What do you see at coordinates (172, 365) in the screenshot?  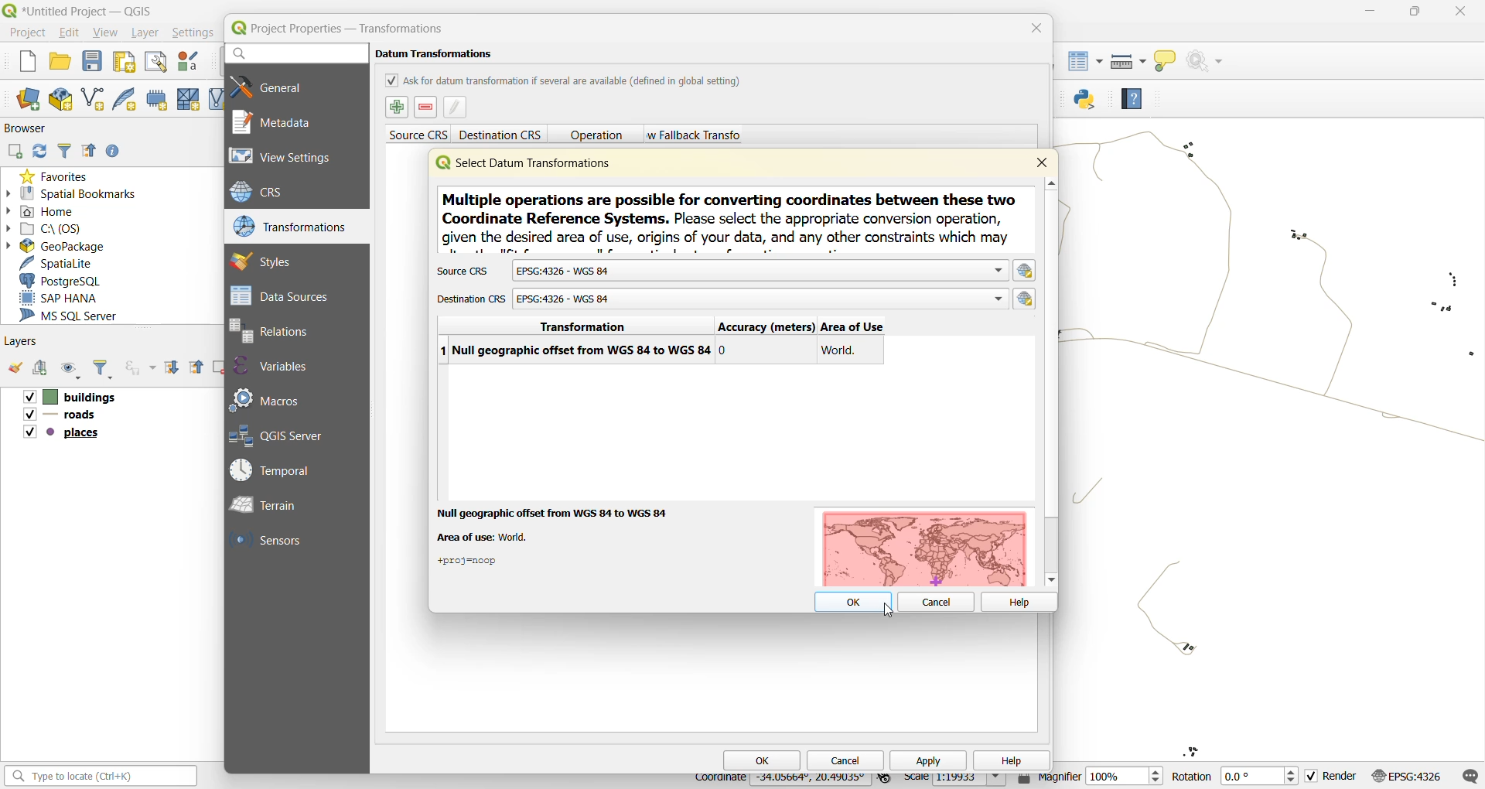 I see `expand all` at bounding box center [172, 365].